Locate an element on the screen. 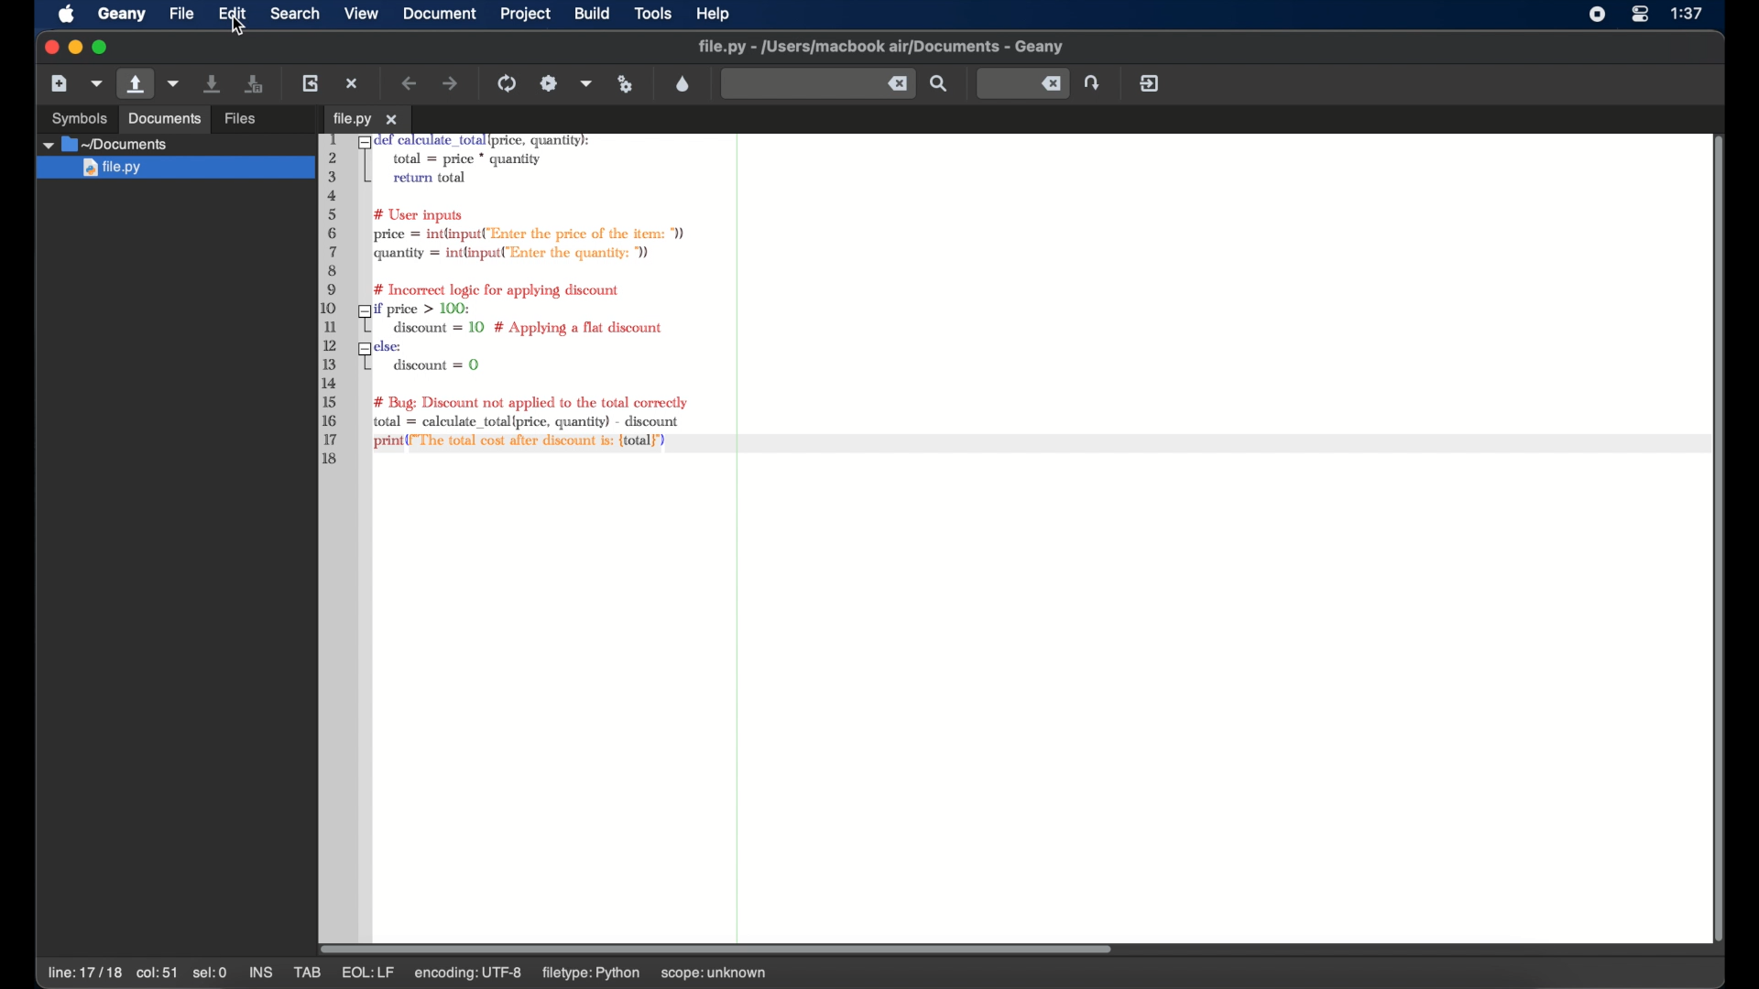 The width and height of the screenshot is (1759, 989). time is located at coordinates (1688, 14).